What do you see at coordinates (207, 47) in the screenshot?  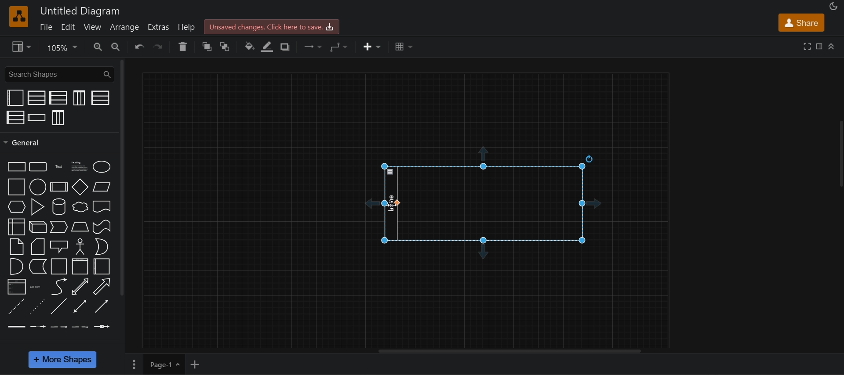 I see `to front` at bounding box center [207, 47].